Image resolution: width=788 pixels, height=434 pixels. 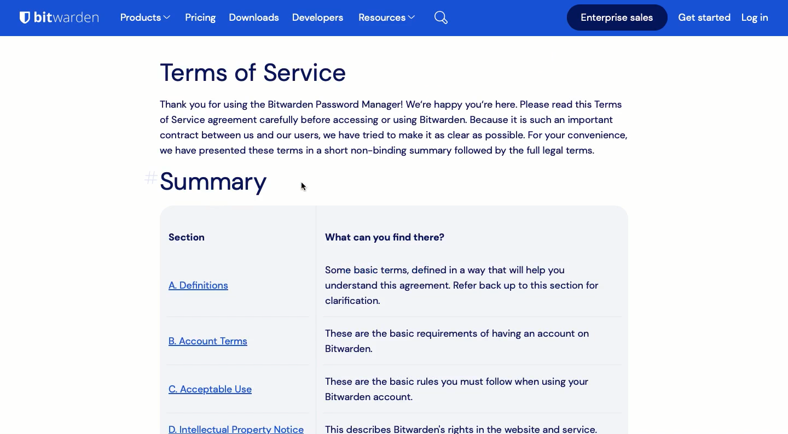 I want to click on definitions, so click(x=201, y=285).